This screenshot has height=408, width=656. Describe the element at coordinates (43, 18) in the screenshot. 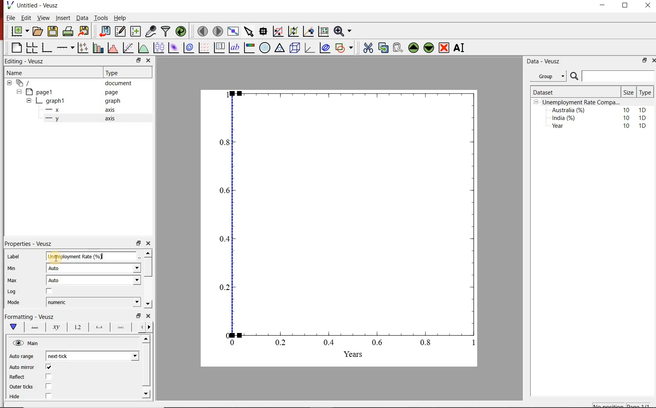

I see `View` at that location.